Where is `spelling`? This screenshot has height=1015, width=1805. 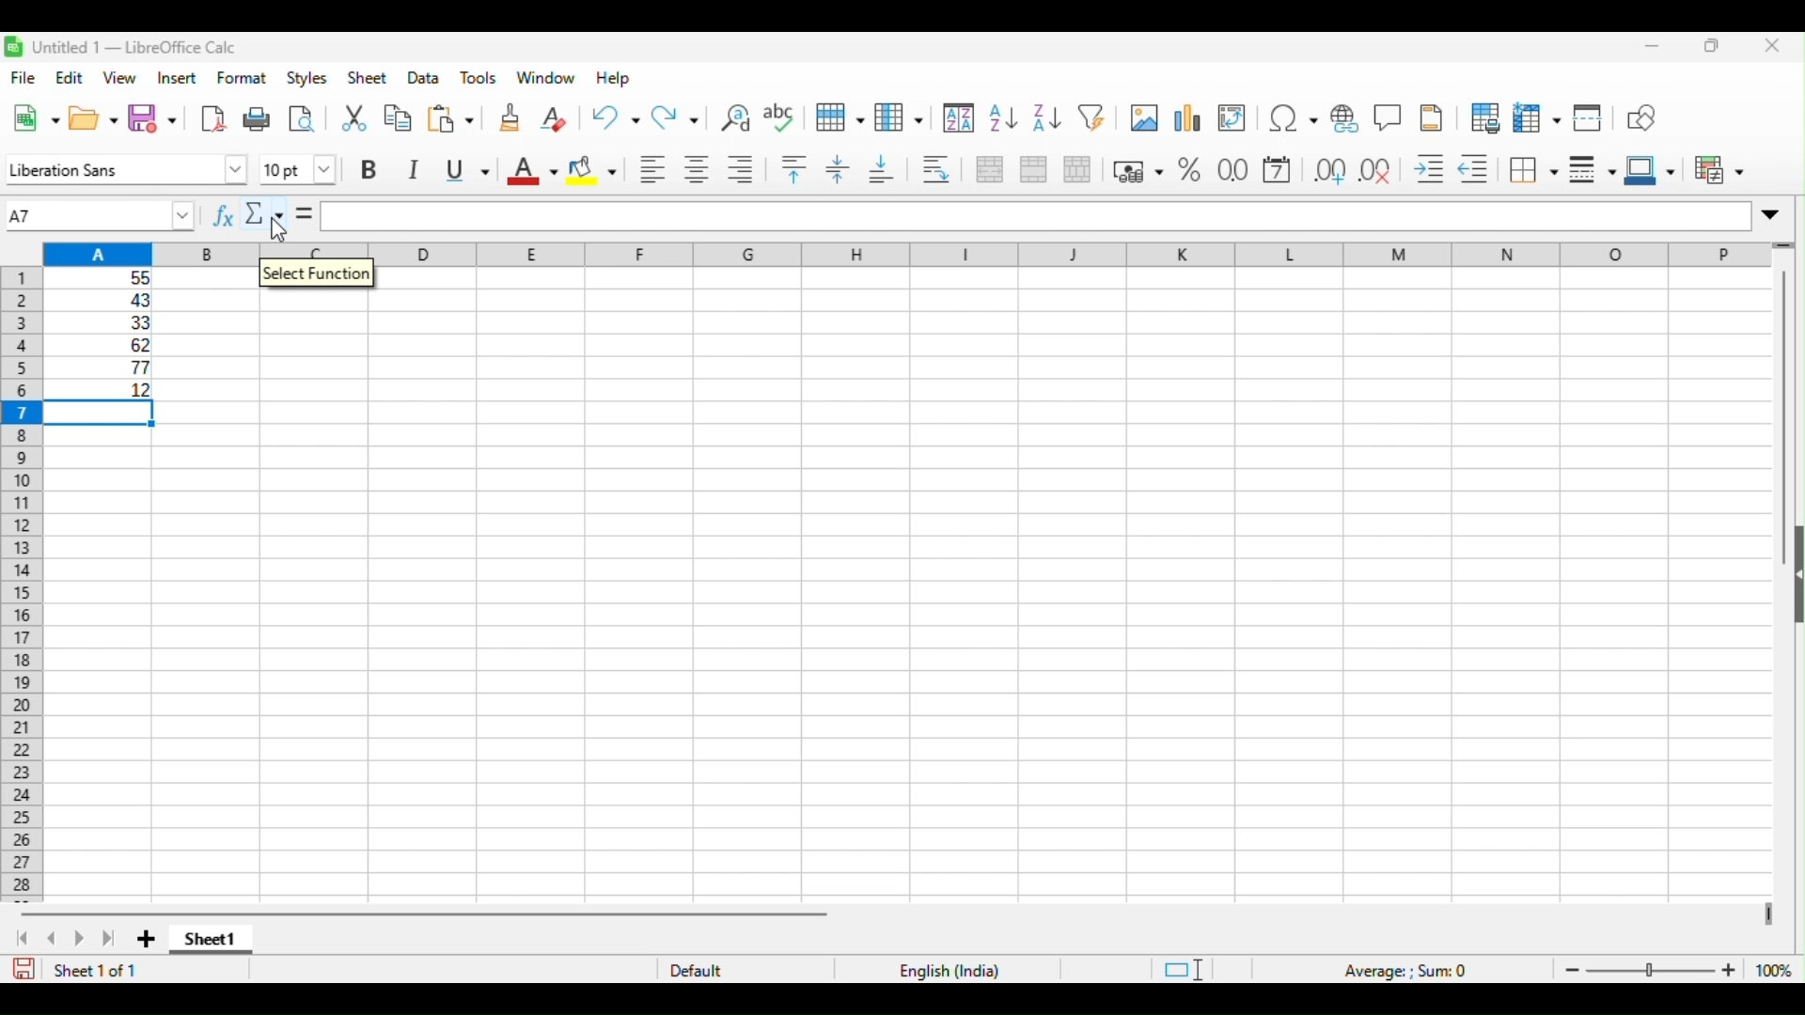 spelling is located at coordinates (782, 117).